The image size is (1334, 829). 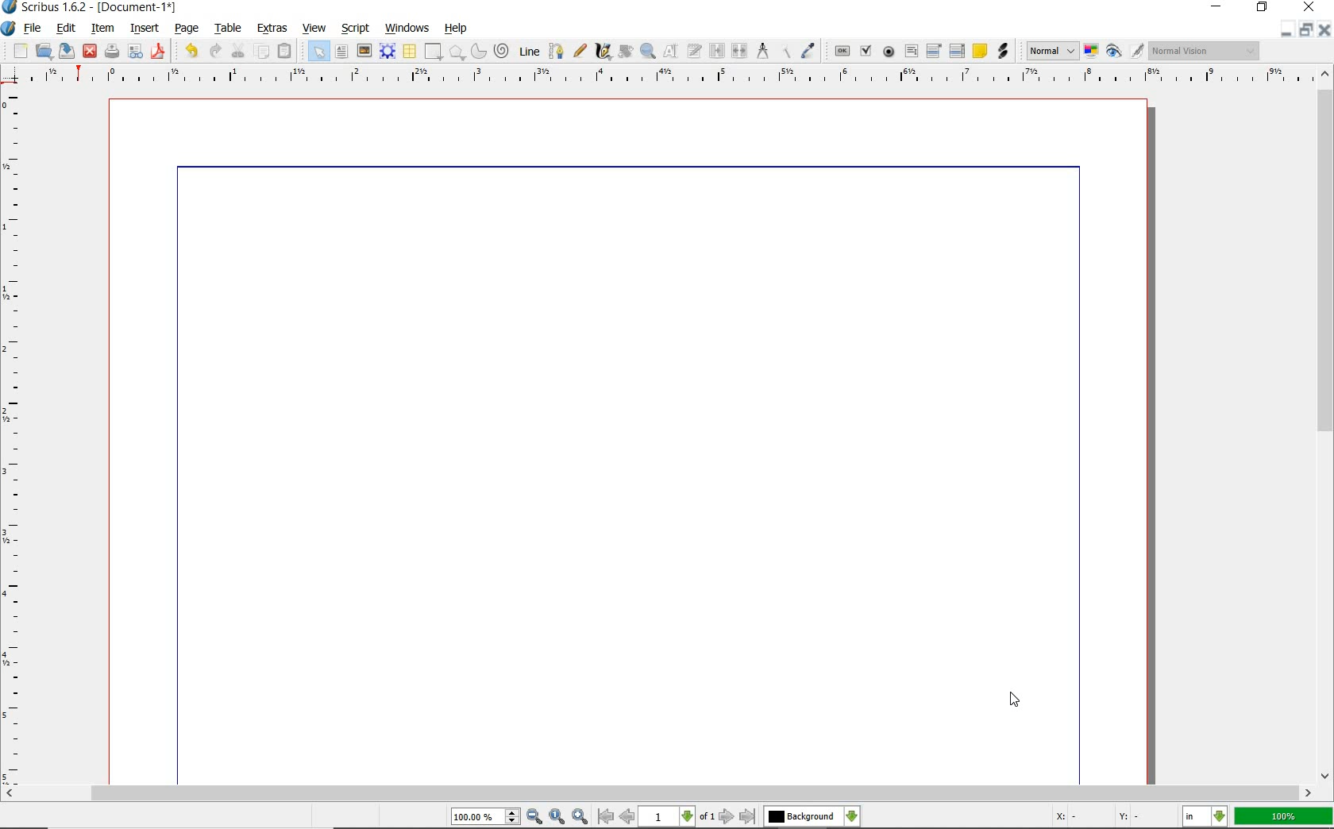 I want to click on script, so click(x=356, y=29).